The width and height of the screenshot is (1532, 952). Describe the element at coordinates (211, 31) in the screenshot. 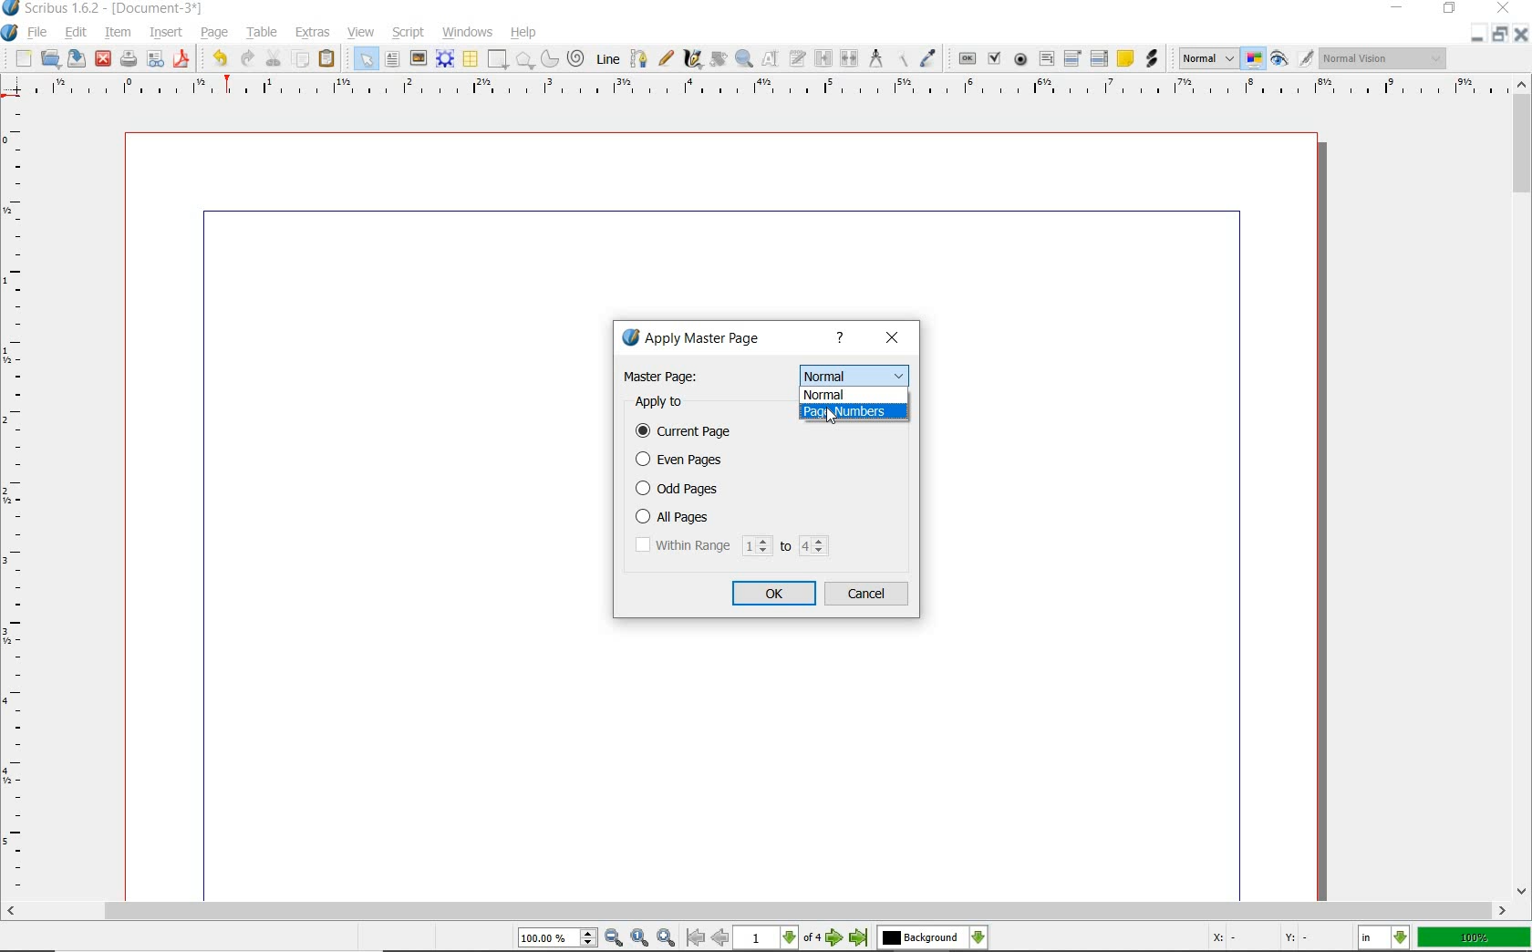

I see `page` at that location.